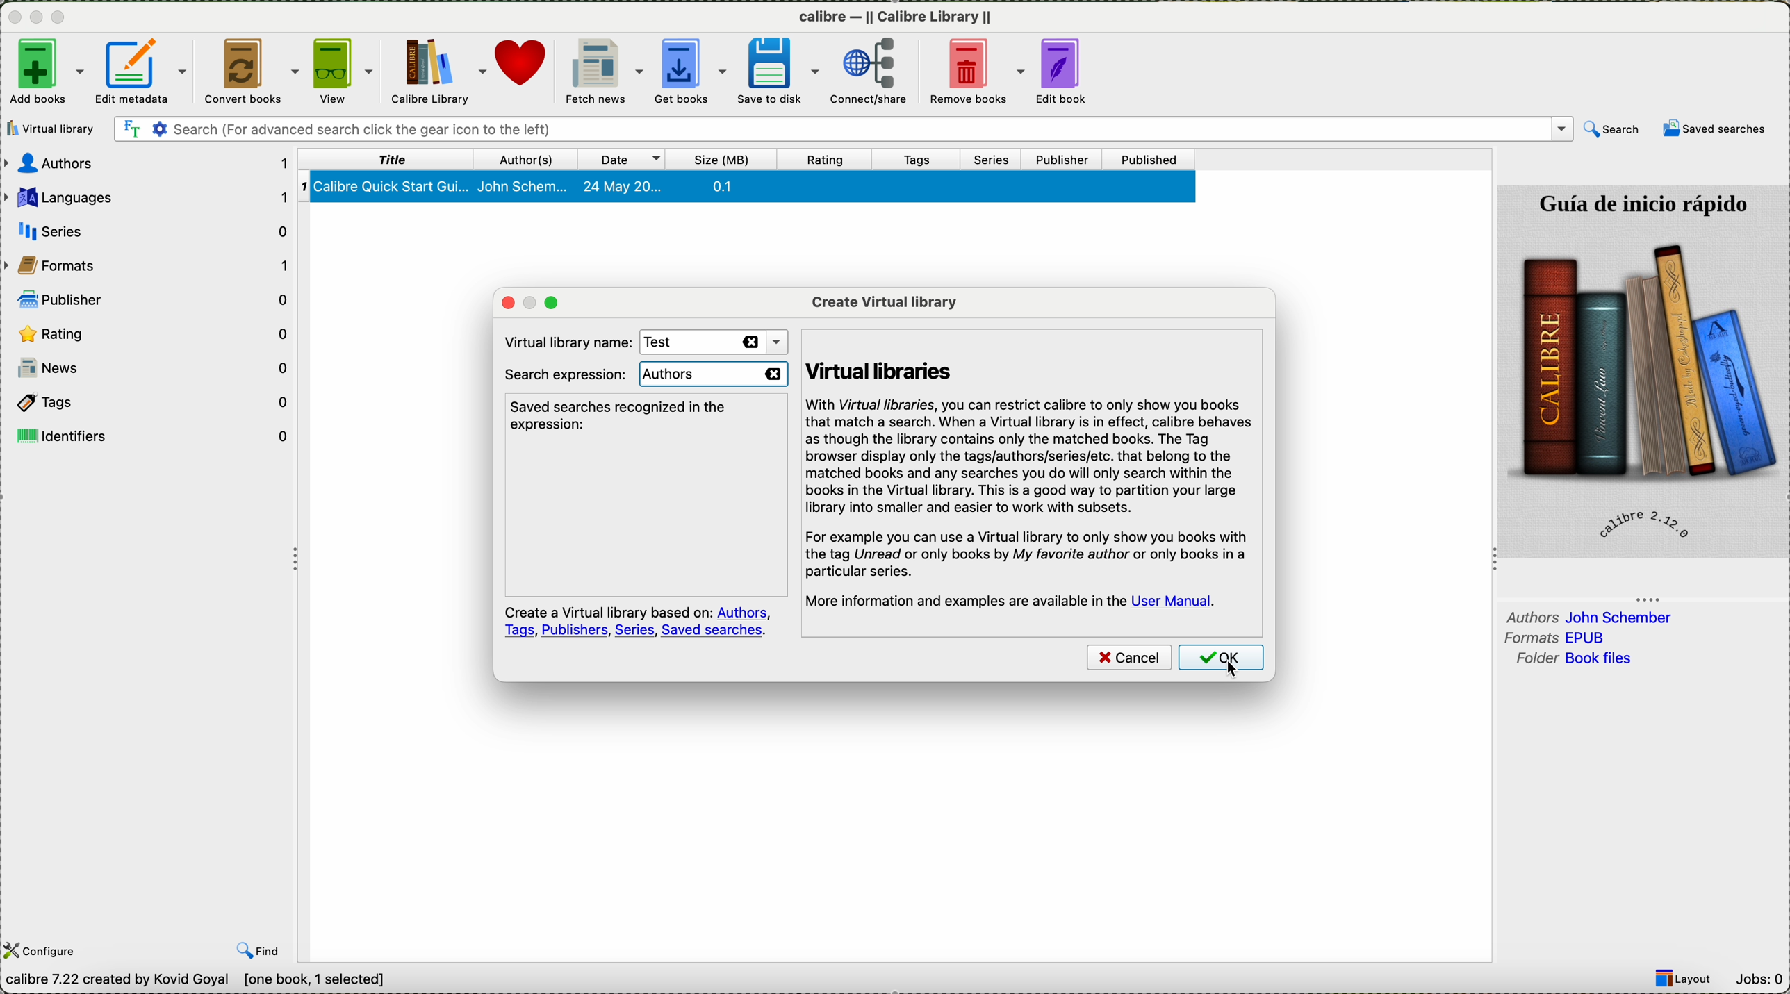  Describe the element at coordinates (154, 298) in the screenshot. I see `publisher` at that location.